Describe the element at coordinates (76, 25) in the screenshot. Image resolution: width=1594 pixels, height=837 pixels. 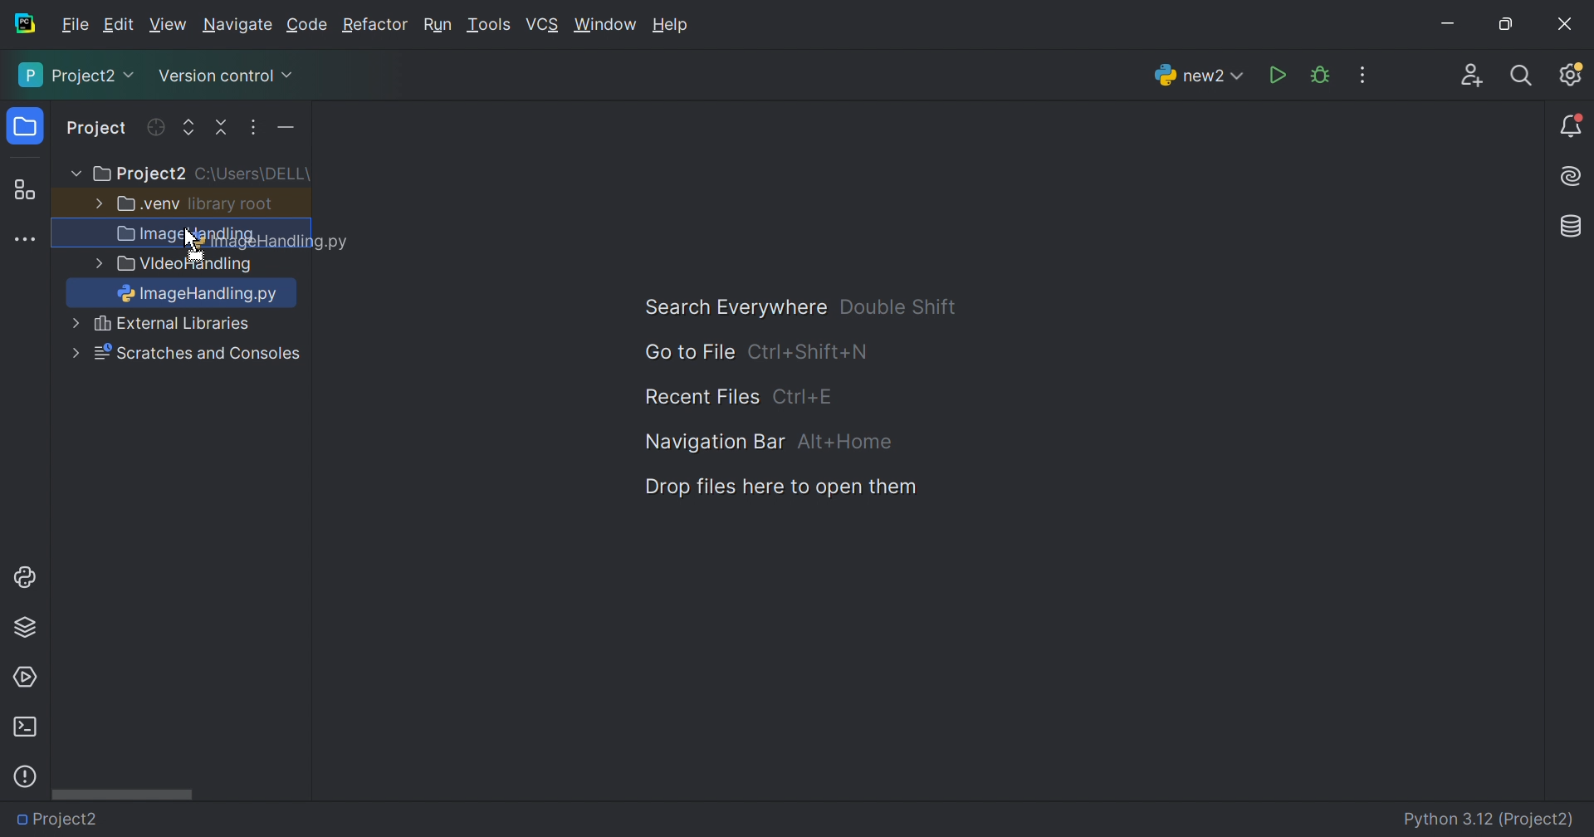
I see `File` at that location.